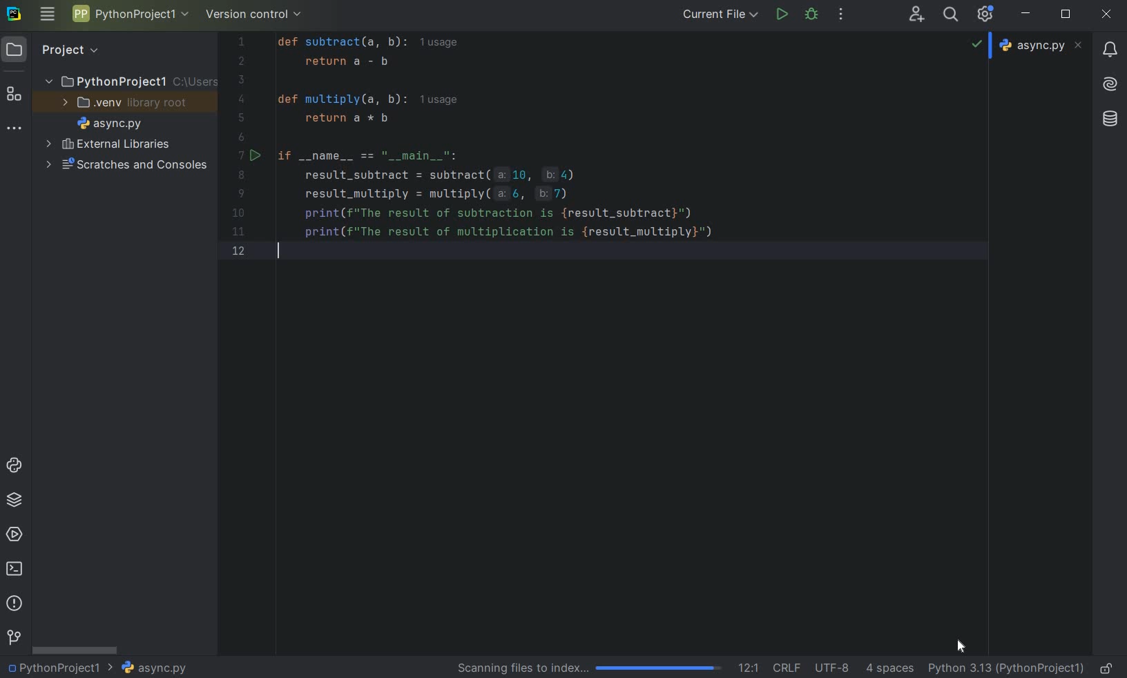 The height and width of the screenshot is (678, 1127). What do you see at coordinates (1027, 14) in the screenshot?
I see `minimize` at bounding box center [1027, 14].